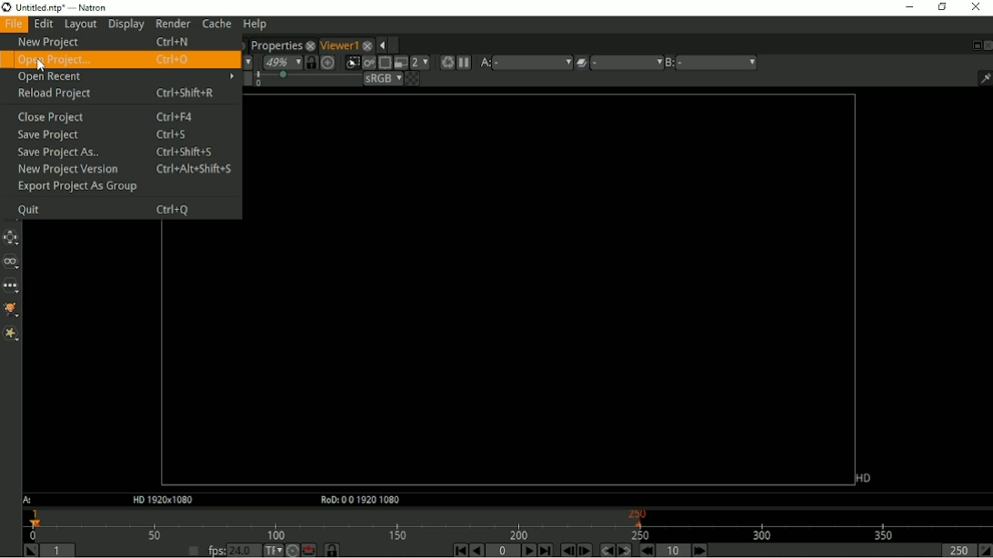  Describe the element at coordinates (244, 550) in the screenshot. I see `24` at that location.